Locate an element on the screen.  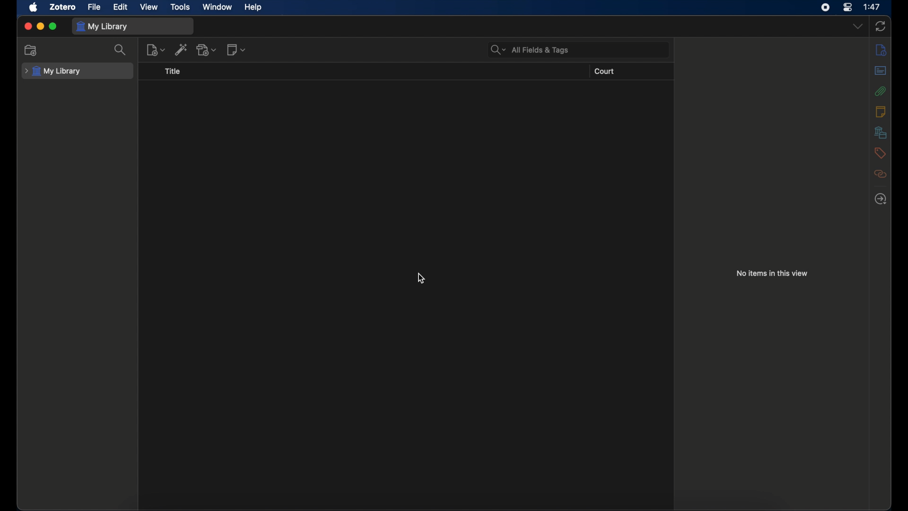
zotero is located at coordinates (62, 7).